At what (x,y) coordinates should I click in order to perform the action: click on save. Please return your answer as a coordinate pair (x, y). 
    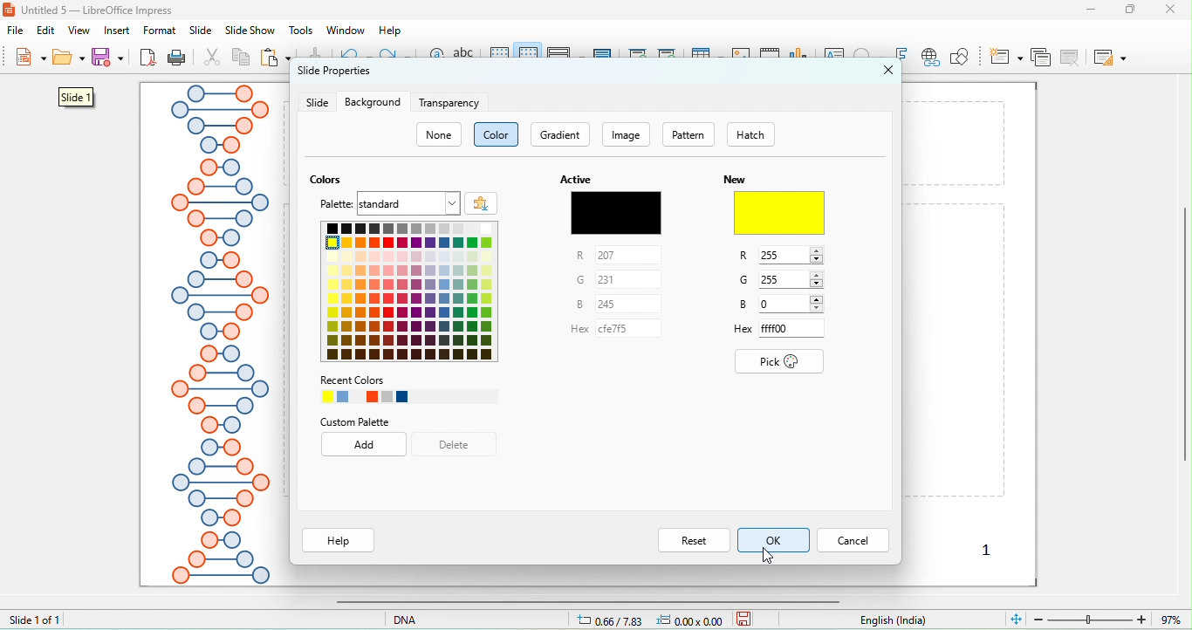
    Looking at the image, I should click on (744, 618).